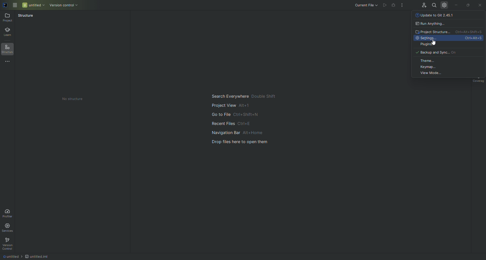  I want to click on Main navigation, so click(243, 119).